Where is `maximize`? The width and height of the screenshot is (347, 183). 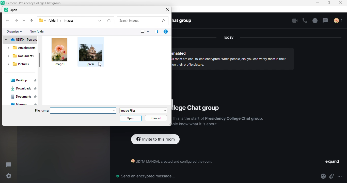
maximize is located at coordinates (329, 3).